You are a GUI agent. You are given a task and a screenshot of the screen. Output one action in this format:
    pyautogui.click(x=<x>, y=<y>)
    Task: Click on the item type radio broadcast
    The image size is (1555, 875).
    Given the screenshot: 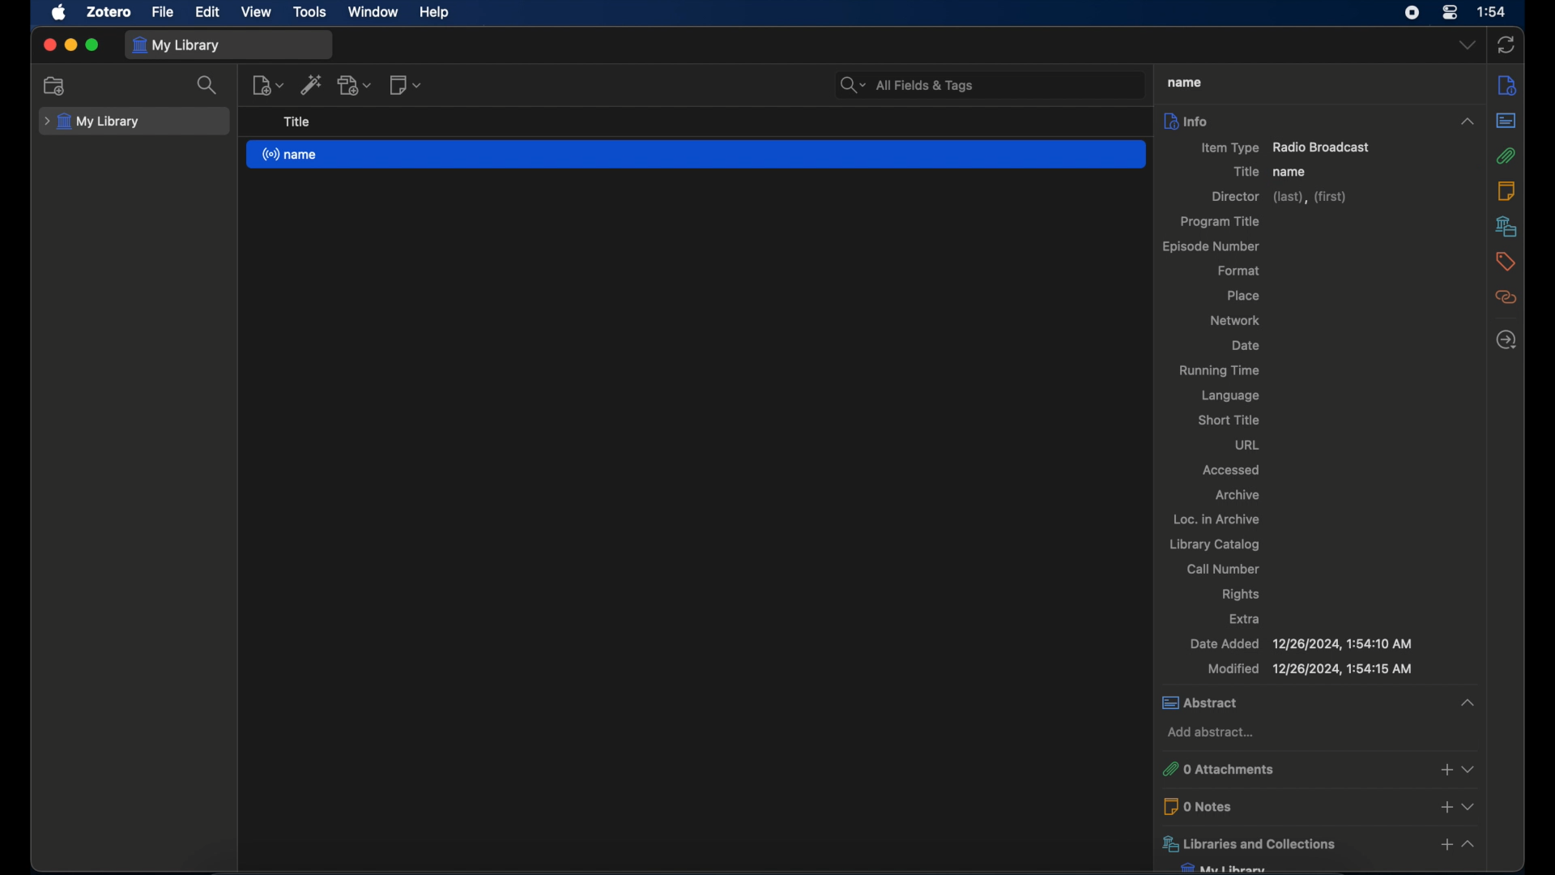 What is the action you would take?
    pyautogui.click(x=1284, y=148)
    